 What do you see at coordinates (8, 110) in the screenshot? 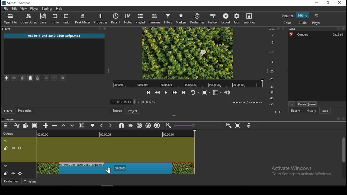
I see `filters` at bounding box center [8, 110].